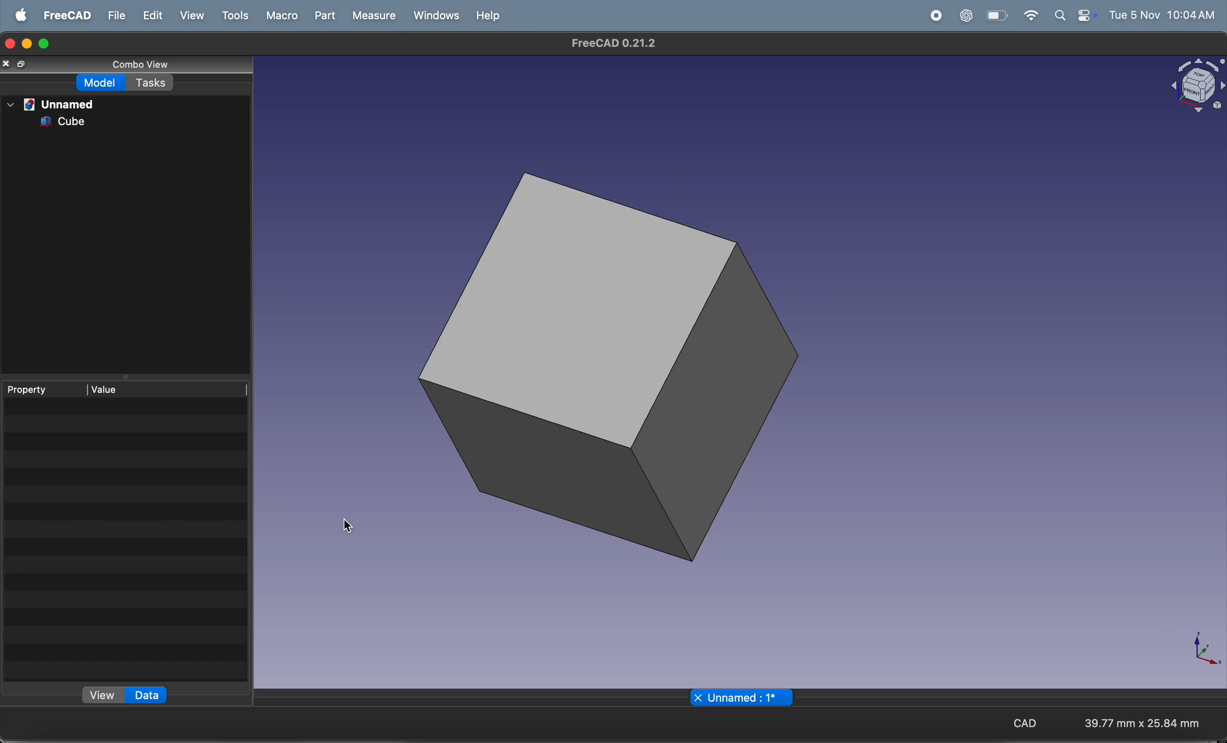 This screenshot has width=1227, height=743. I want to click on cube, so click(70, 120).